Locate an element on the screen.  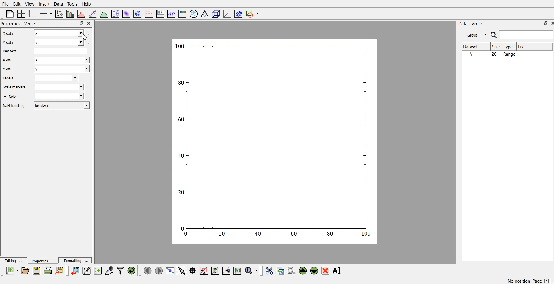
| X axis, is located at coordinates (9, 61).